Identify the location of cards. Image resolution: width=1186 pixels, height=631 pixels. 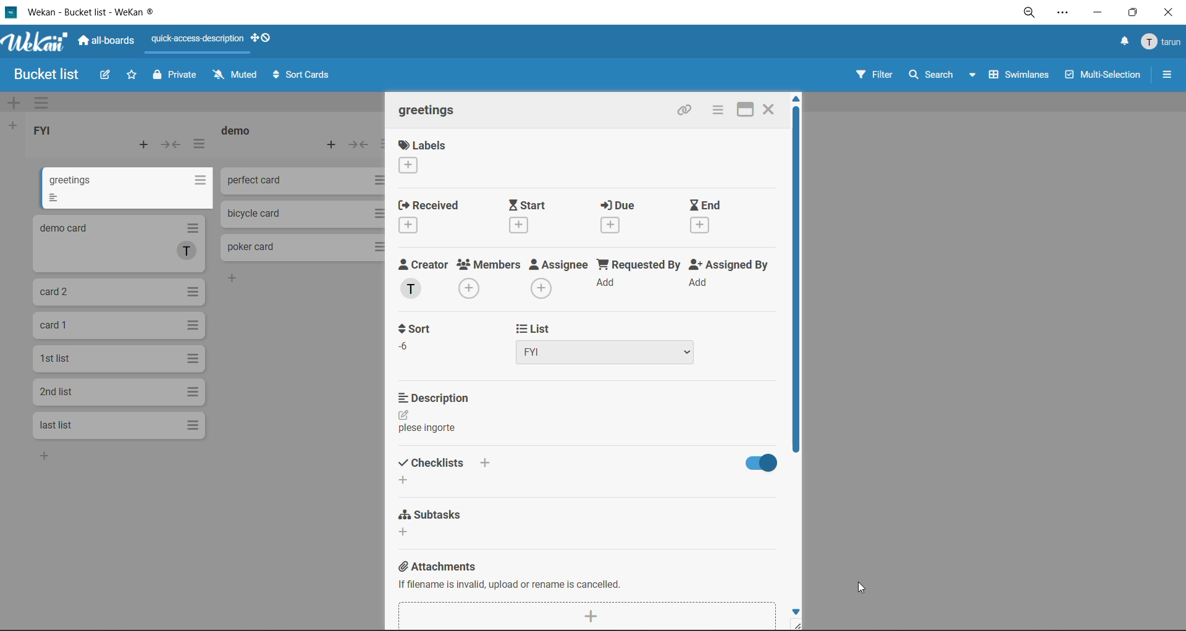
(119, 361).